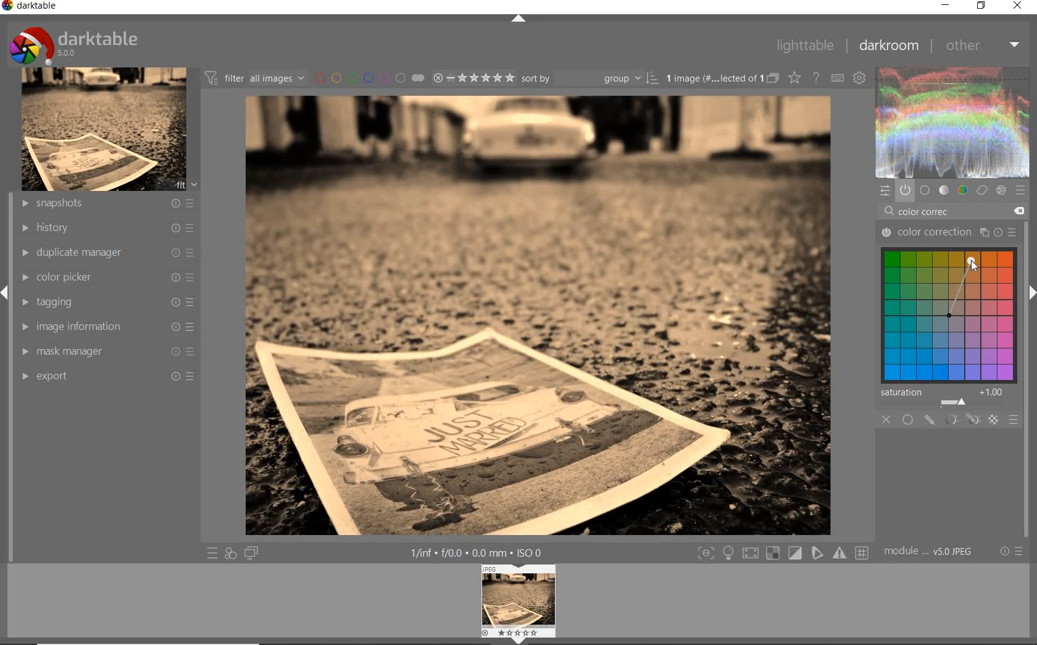 The image size is (1037, 645). Describe the element at coordinates (109, 350) in the screenshot. I see `mask manager` at that location.